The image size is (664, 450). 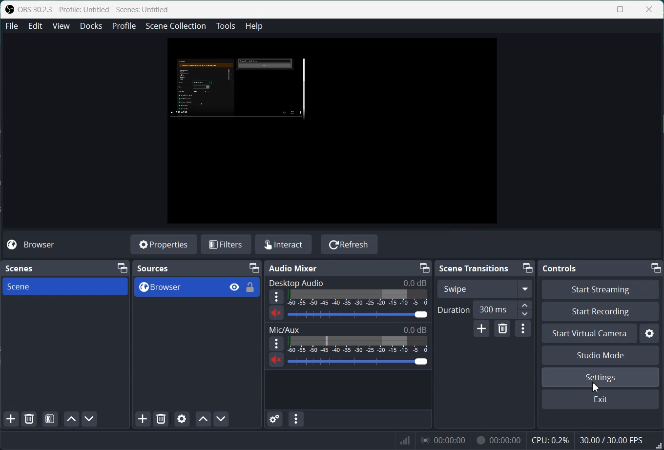 What do you see at coordinates (621, 9) in the screenshot?
I see `Maximize` at bounding box center [621, 9].